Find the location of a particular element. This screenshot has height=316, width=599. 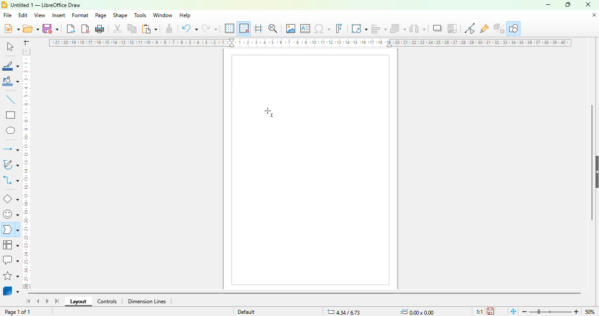

save is located at coordinates (50, 29).